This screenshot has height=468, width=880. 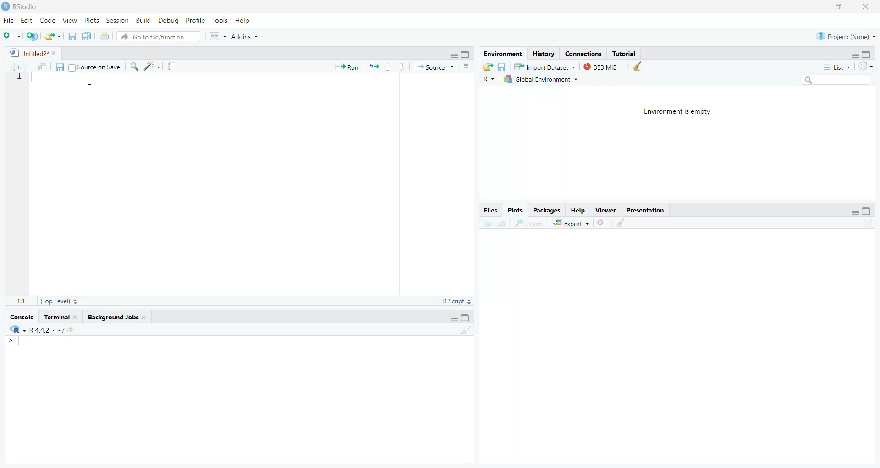 What do you see at coordinates (219, 21) in the screenshot?
I see ` Tools` at bounding box center [219, 21].